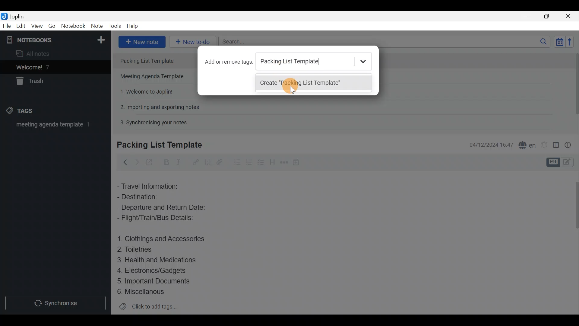 This screenshot has height=326, width=579. I want to click on Bulleted list, so click(235, 163).